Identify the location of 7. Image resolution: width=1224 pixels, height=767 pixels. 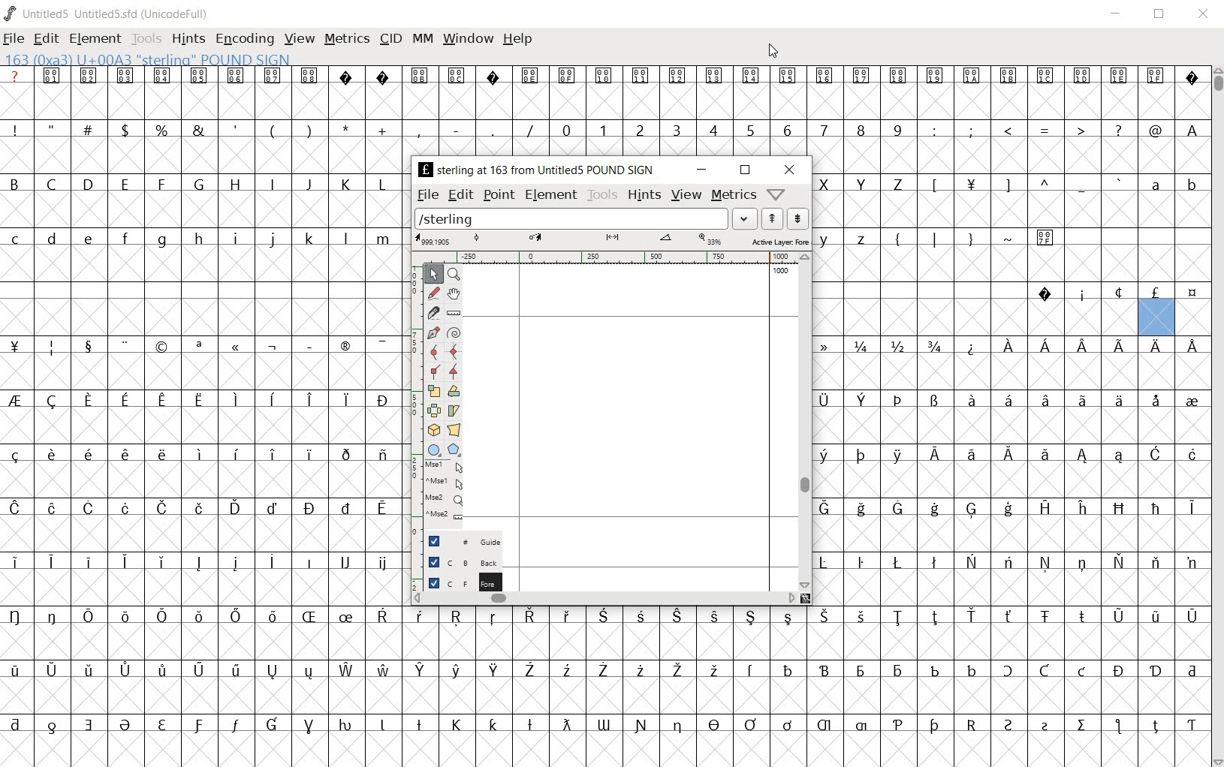
(824, 131).